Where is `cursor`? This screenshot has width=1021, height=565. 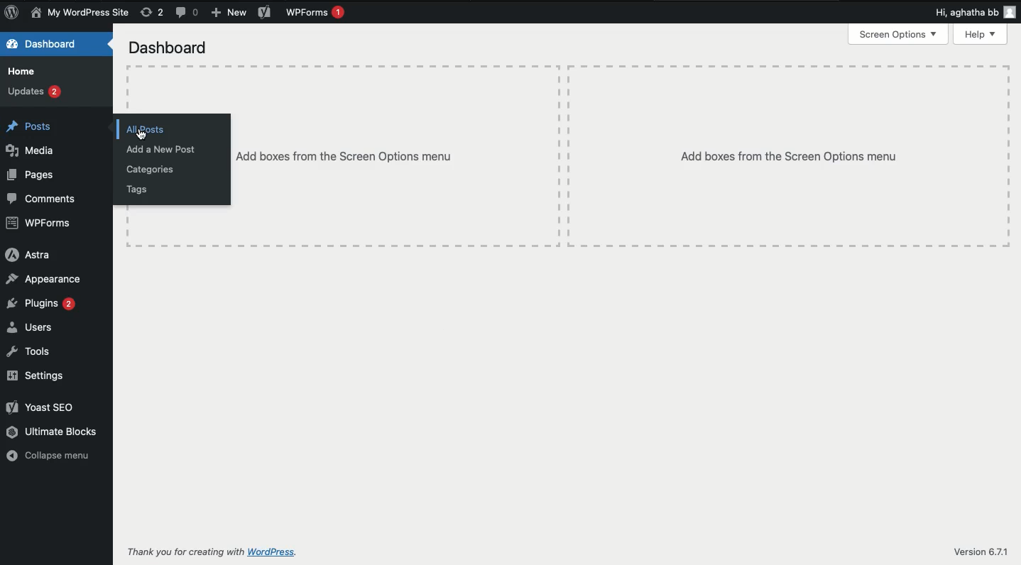
cursor is located at coordinates (141, 132).